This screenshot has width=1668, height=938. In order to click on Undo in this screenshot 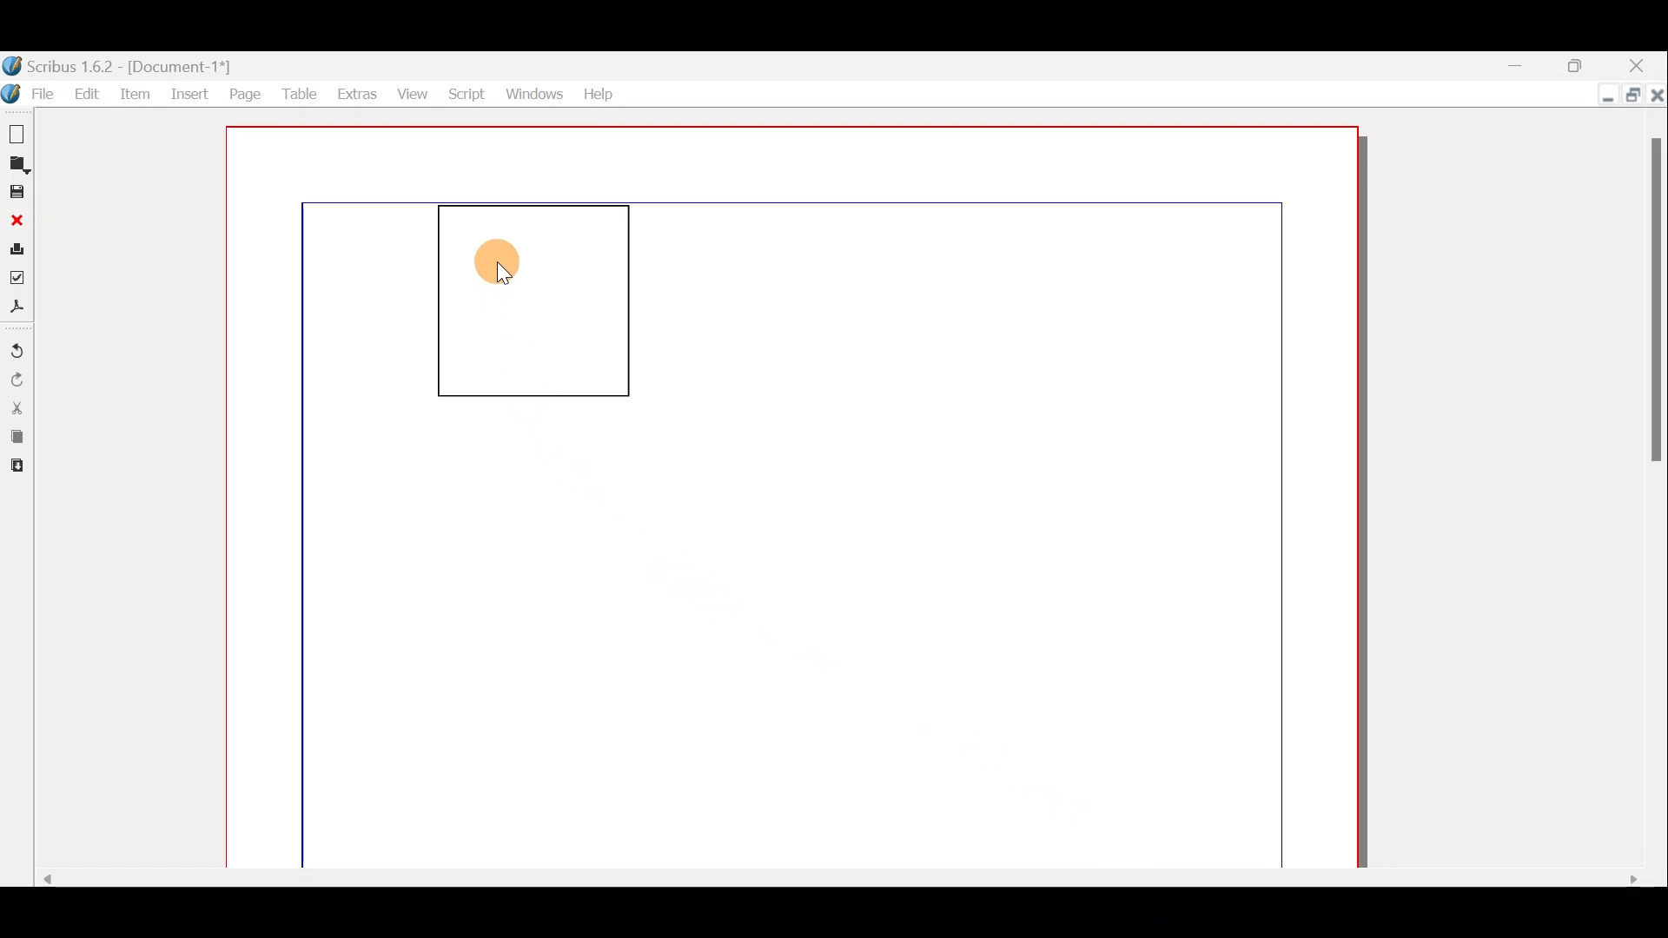, I will do `click(17, 352)`.